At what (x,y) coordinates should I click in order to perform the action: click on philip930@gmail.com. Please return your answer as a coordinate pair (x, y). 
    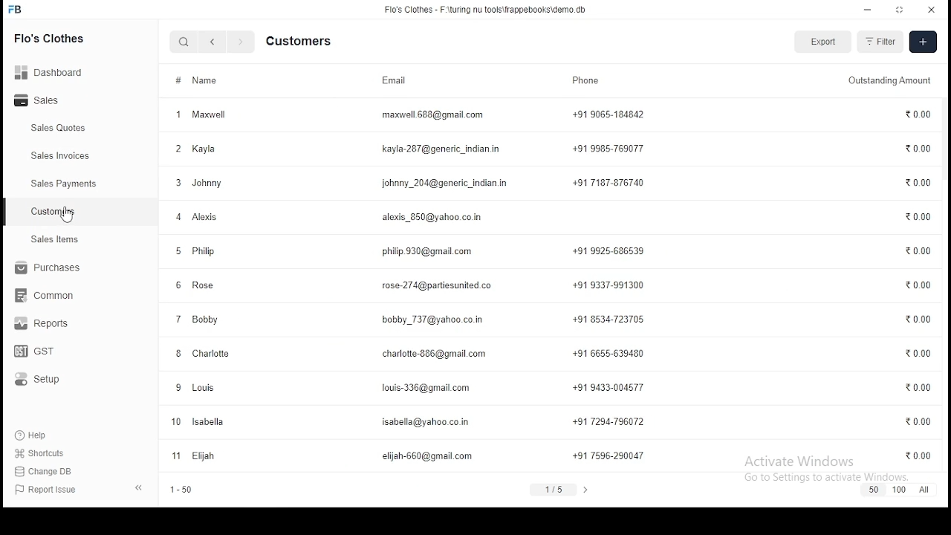
    Looking at the image, I should click on (430, 251).